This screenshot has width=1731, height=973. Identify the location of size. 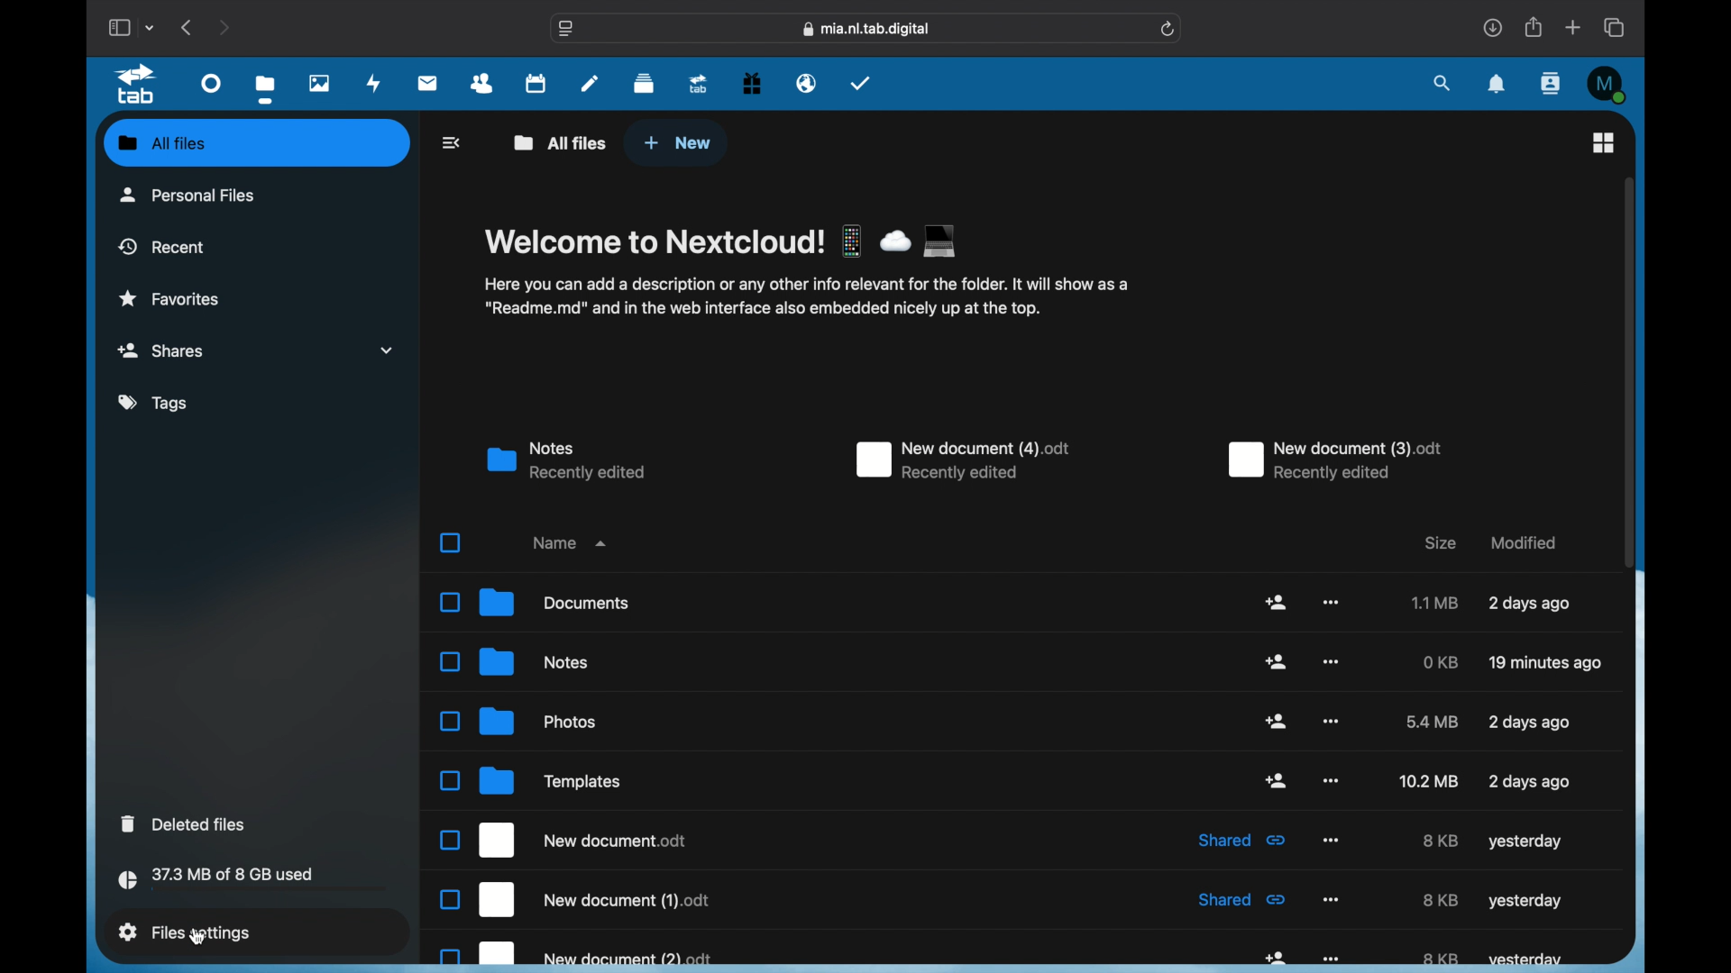
(1437, 602).